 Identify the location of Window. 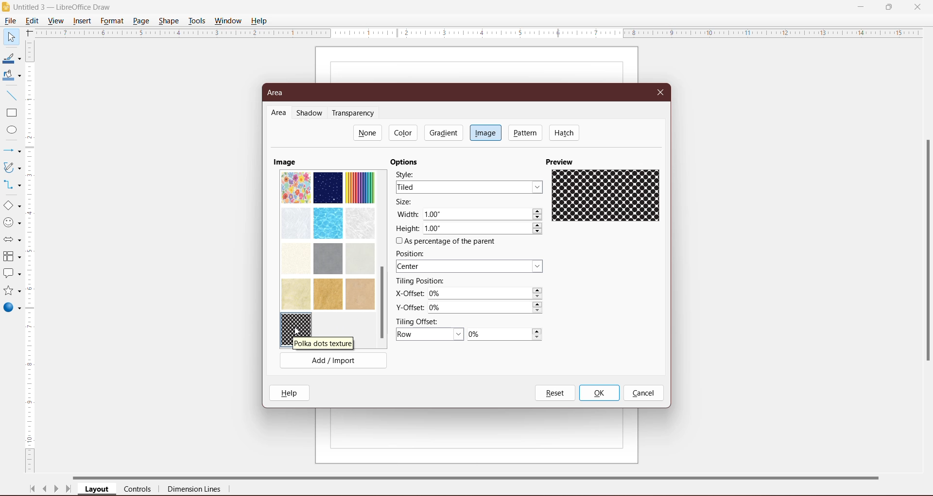
(228, 21).